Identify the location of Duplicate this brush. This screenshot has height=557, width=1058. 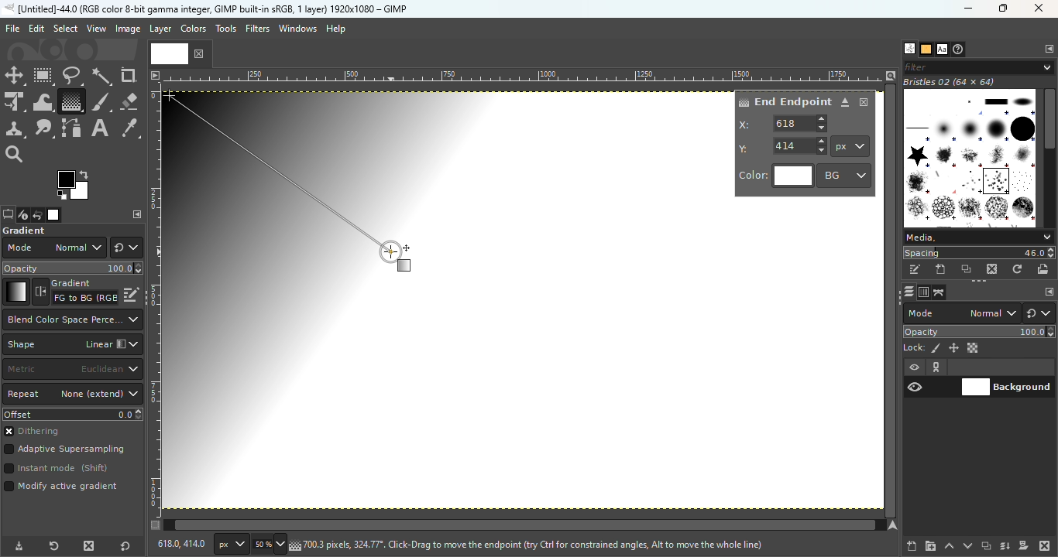
(967, 269).